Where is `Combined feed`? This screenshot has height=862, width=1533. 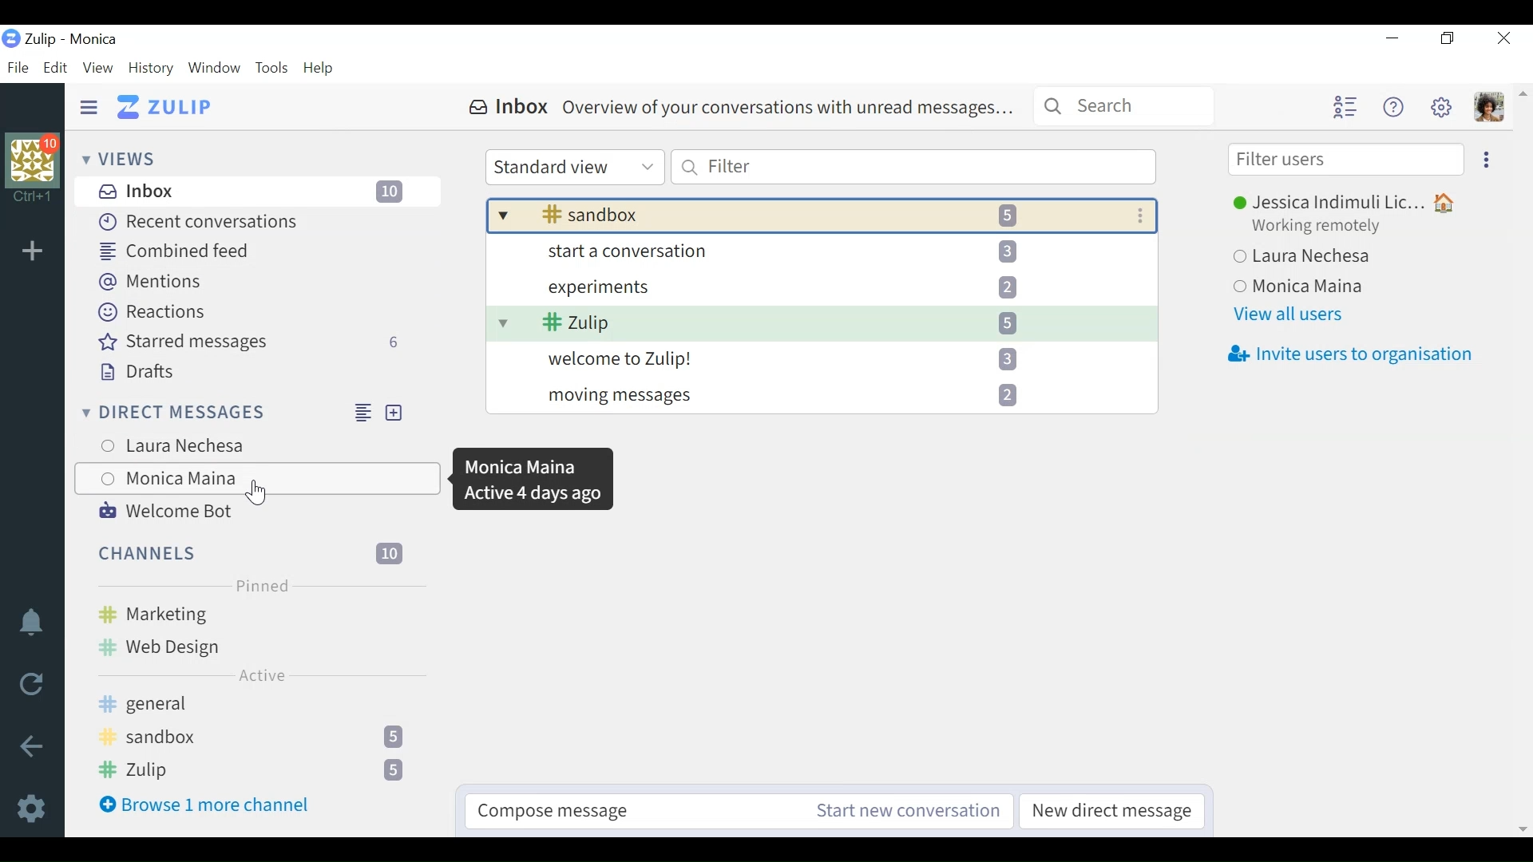
Combined feed is located at coordinates (171, 249).